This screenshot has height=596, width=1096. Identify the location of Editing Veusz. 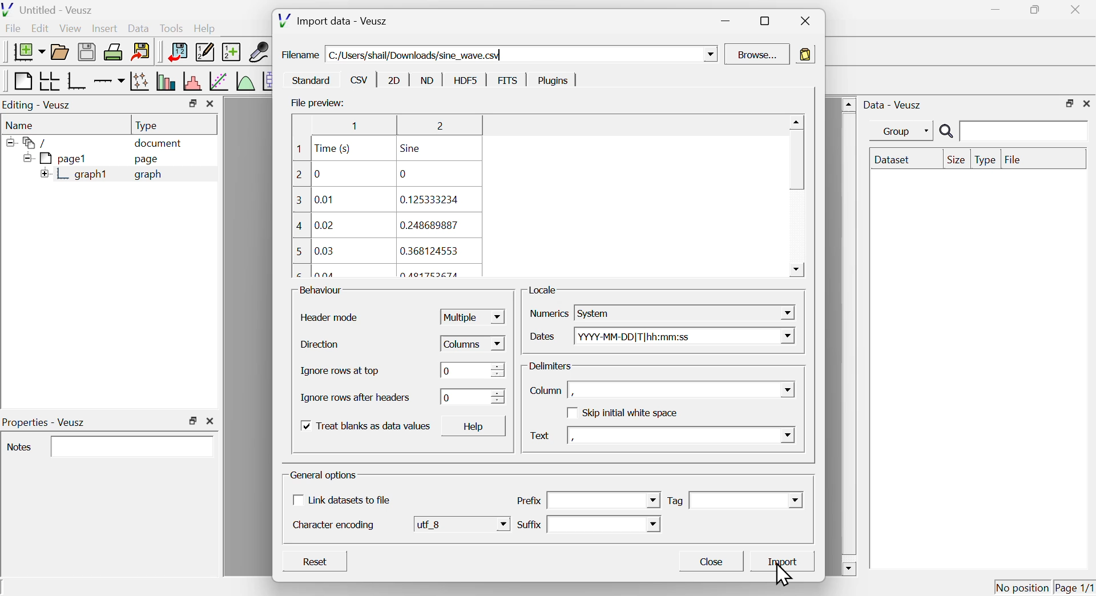
(39, 105).